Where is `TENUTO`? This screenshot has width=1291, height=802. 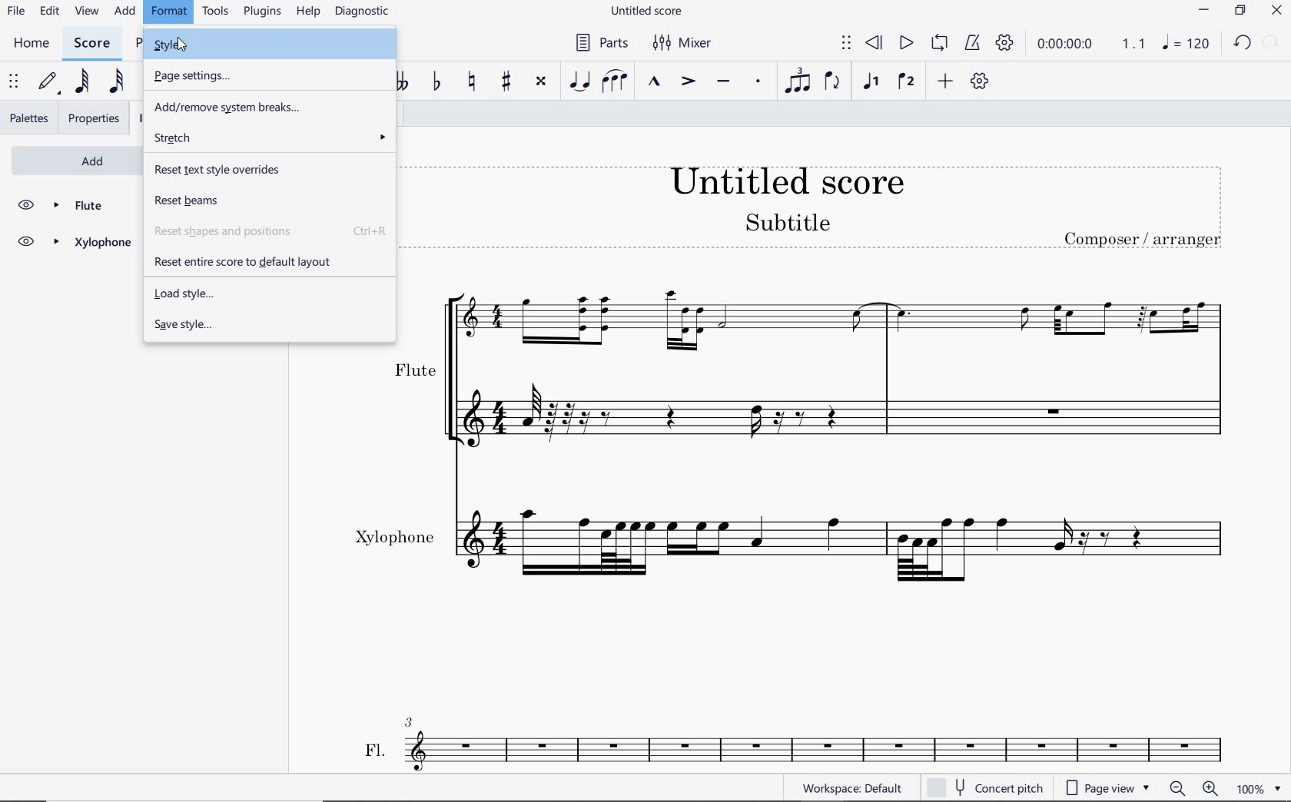 TENUTO is located at coordinates (726, 82).